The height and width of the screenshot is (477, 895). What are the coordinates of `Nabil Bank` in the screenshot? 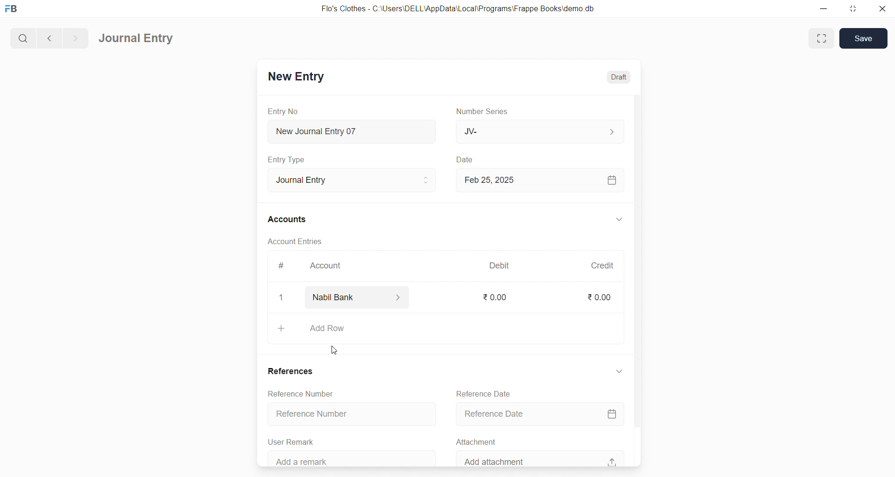 It's located at (360, 297).